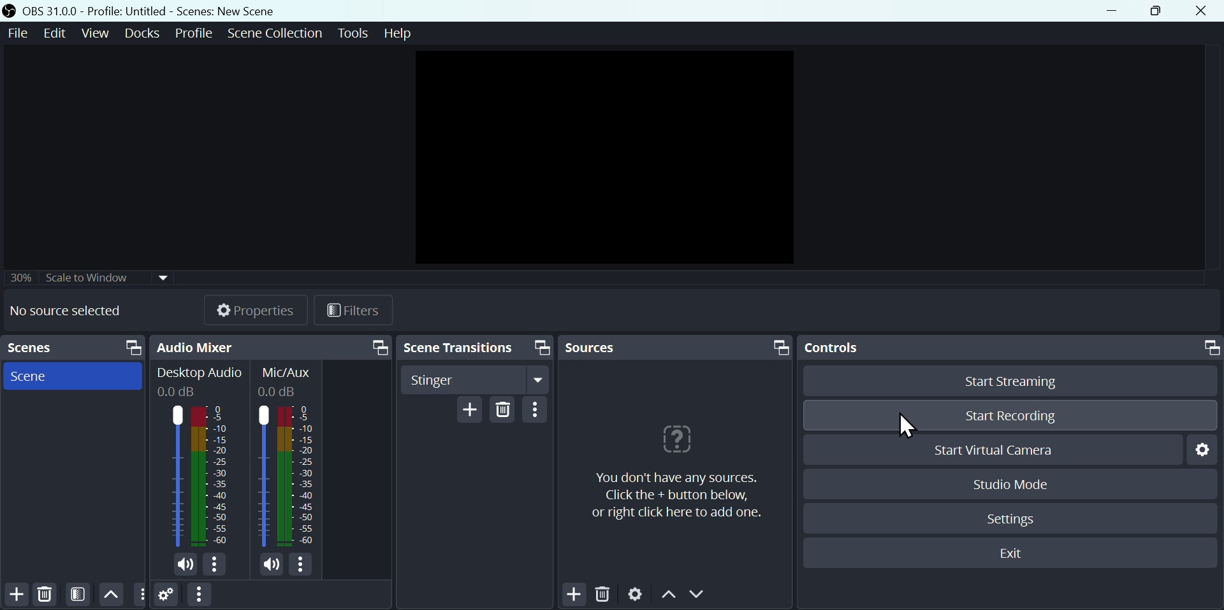 This screenshot has height=610, width=1224. Describe the element at coordinates (133, 347) in the screenshot. I see `maximize` at that location.